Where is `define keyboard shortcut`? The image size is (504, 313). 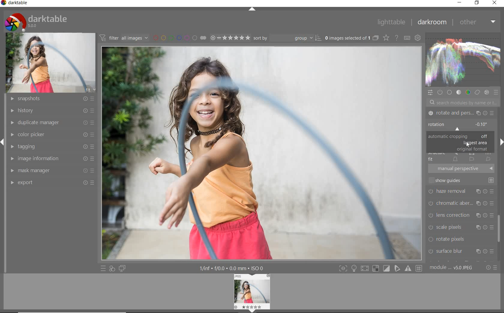
define keyboard shortcut is located at coordinates (407, 38).